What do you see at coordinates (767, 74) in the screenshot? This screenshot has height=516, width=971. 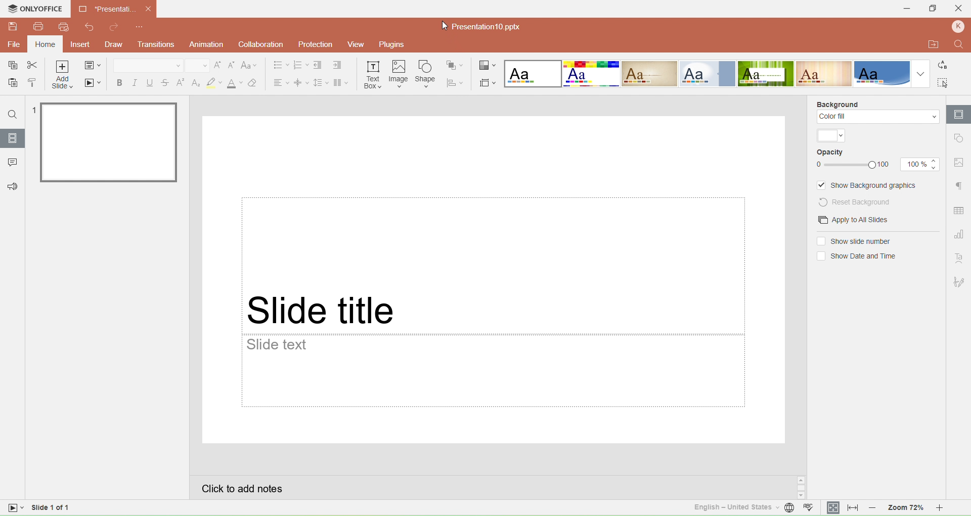 I see `Green leaf` at bounding box center [767, 74].